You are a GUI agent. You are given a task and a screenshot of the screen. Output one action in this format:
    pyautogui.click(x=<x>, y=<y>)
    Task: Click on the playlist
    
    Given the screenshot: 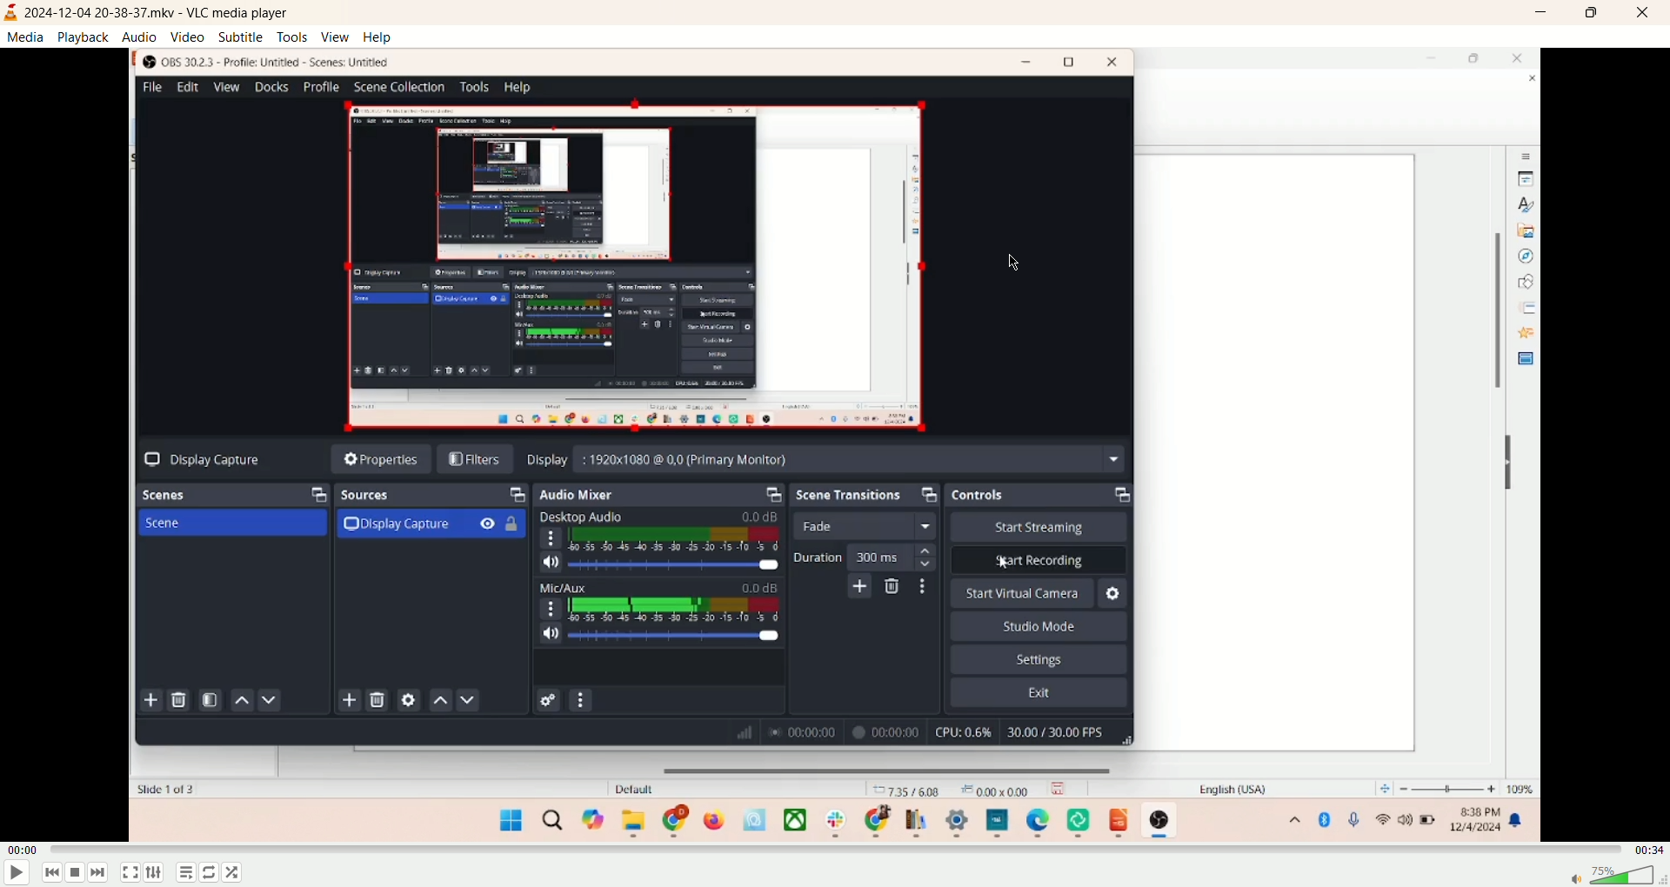 What is the action you would take?
    pyautogui.click(x=186, y=874)
    